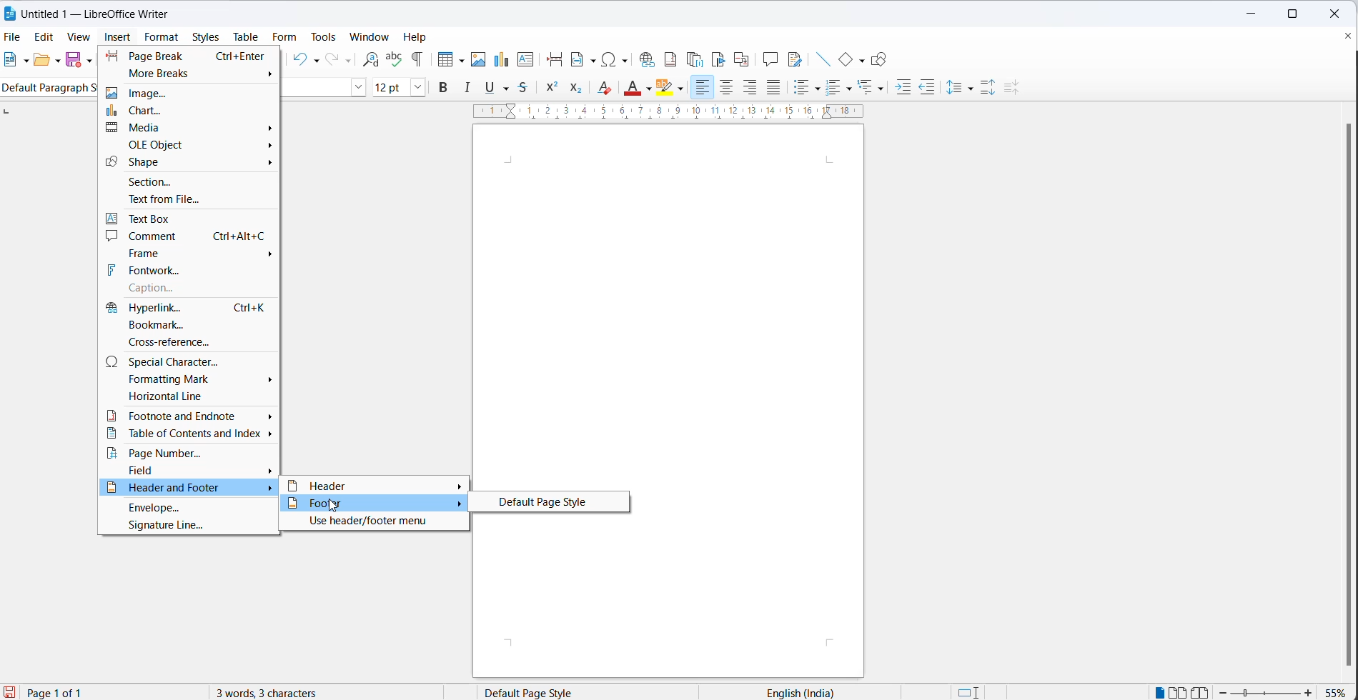  What do you see at coordinates (347, 60) in the screenshot?
I see `redo options` at bounding box center [347, 60].